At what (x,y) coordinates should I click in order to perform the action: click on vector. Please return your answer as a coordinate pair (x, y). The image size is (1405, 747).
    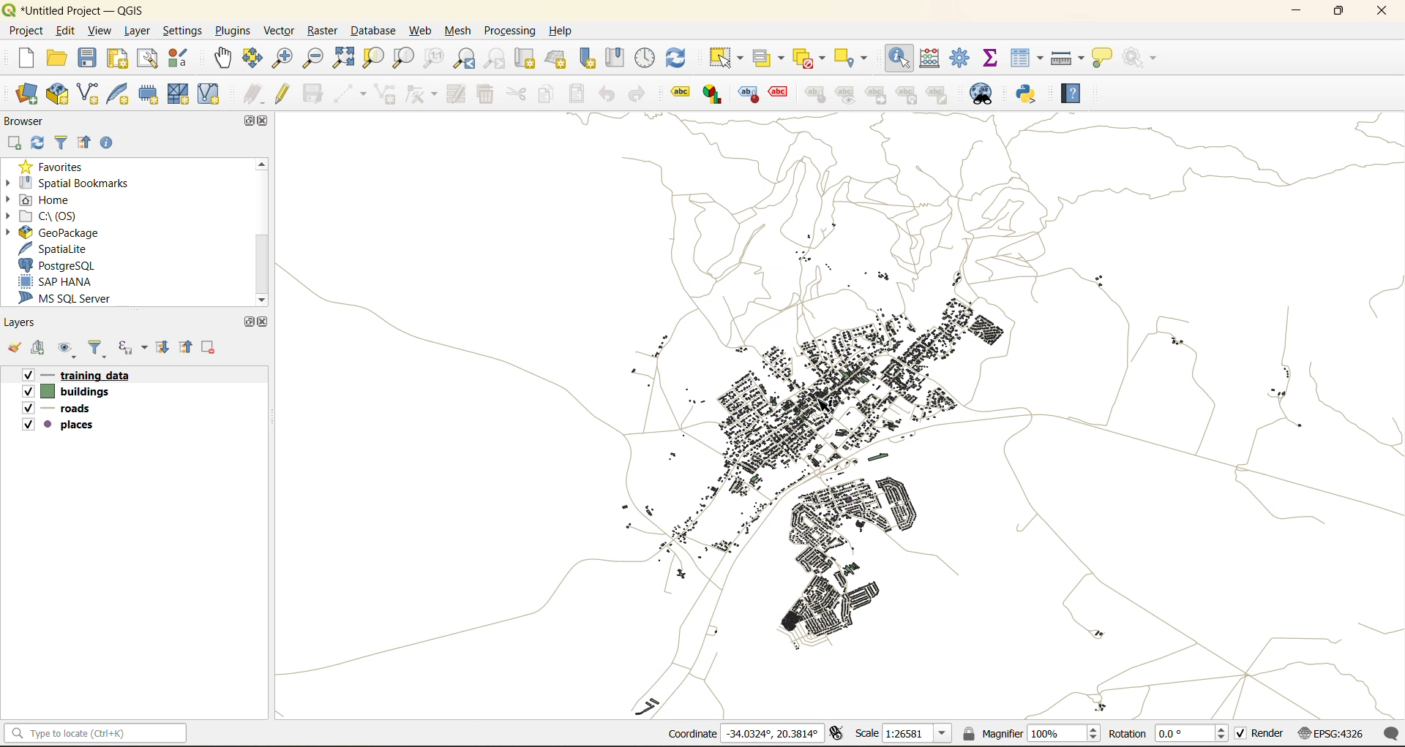
    Looking at the image, I should click on (279, 31).